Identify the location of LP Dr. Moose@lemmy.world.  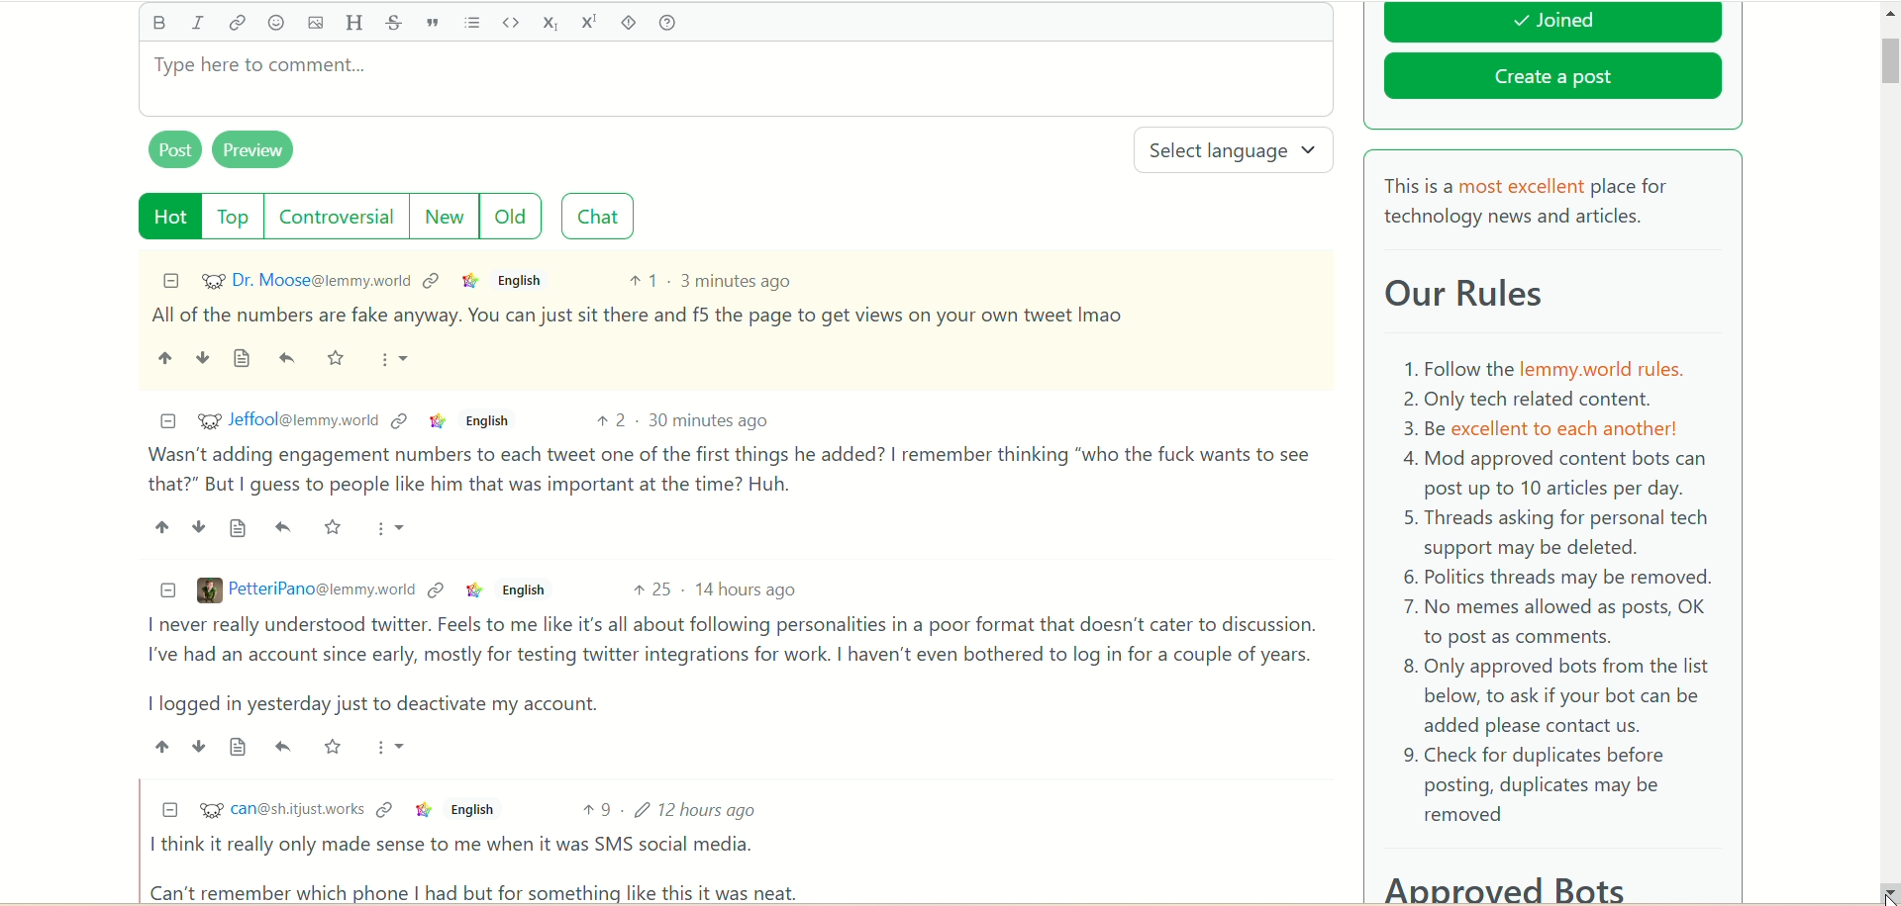
(306, 280).